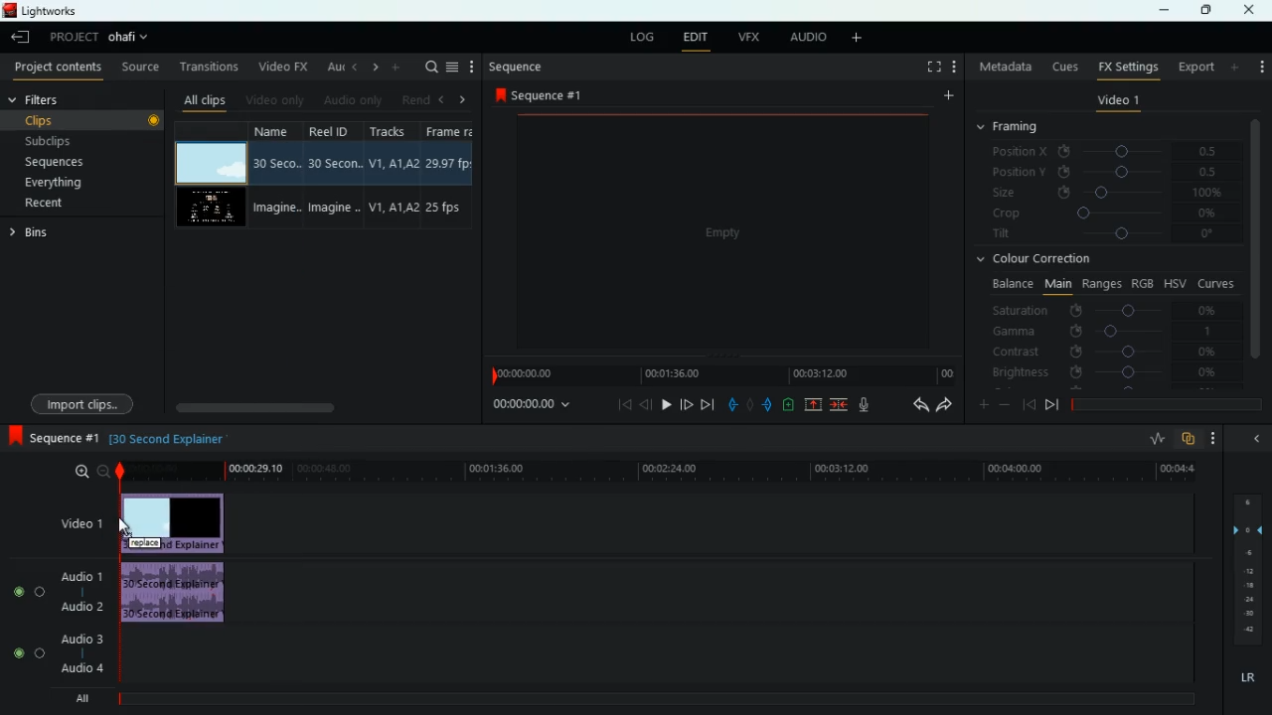 The width and height of the screenshot is (1272, 715). Describe the element at coordinates (388, 176) in the screenshot. I see `tracks` at that location.